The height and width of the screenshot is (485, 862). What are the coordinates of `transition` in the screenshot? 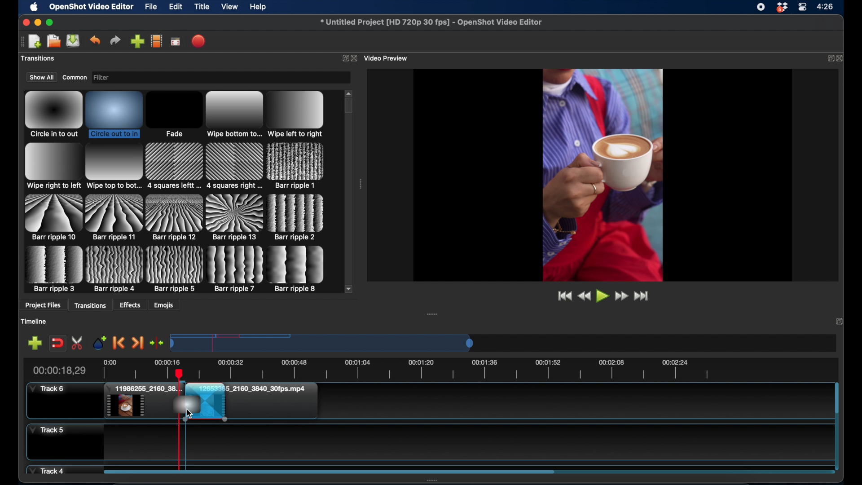 It's located at (114, 114).